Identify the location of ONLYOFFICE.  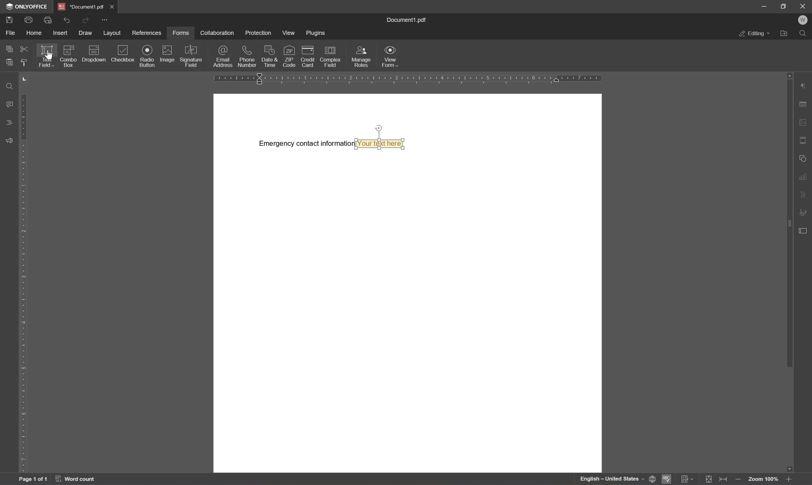
(26, 6).